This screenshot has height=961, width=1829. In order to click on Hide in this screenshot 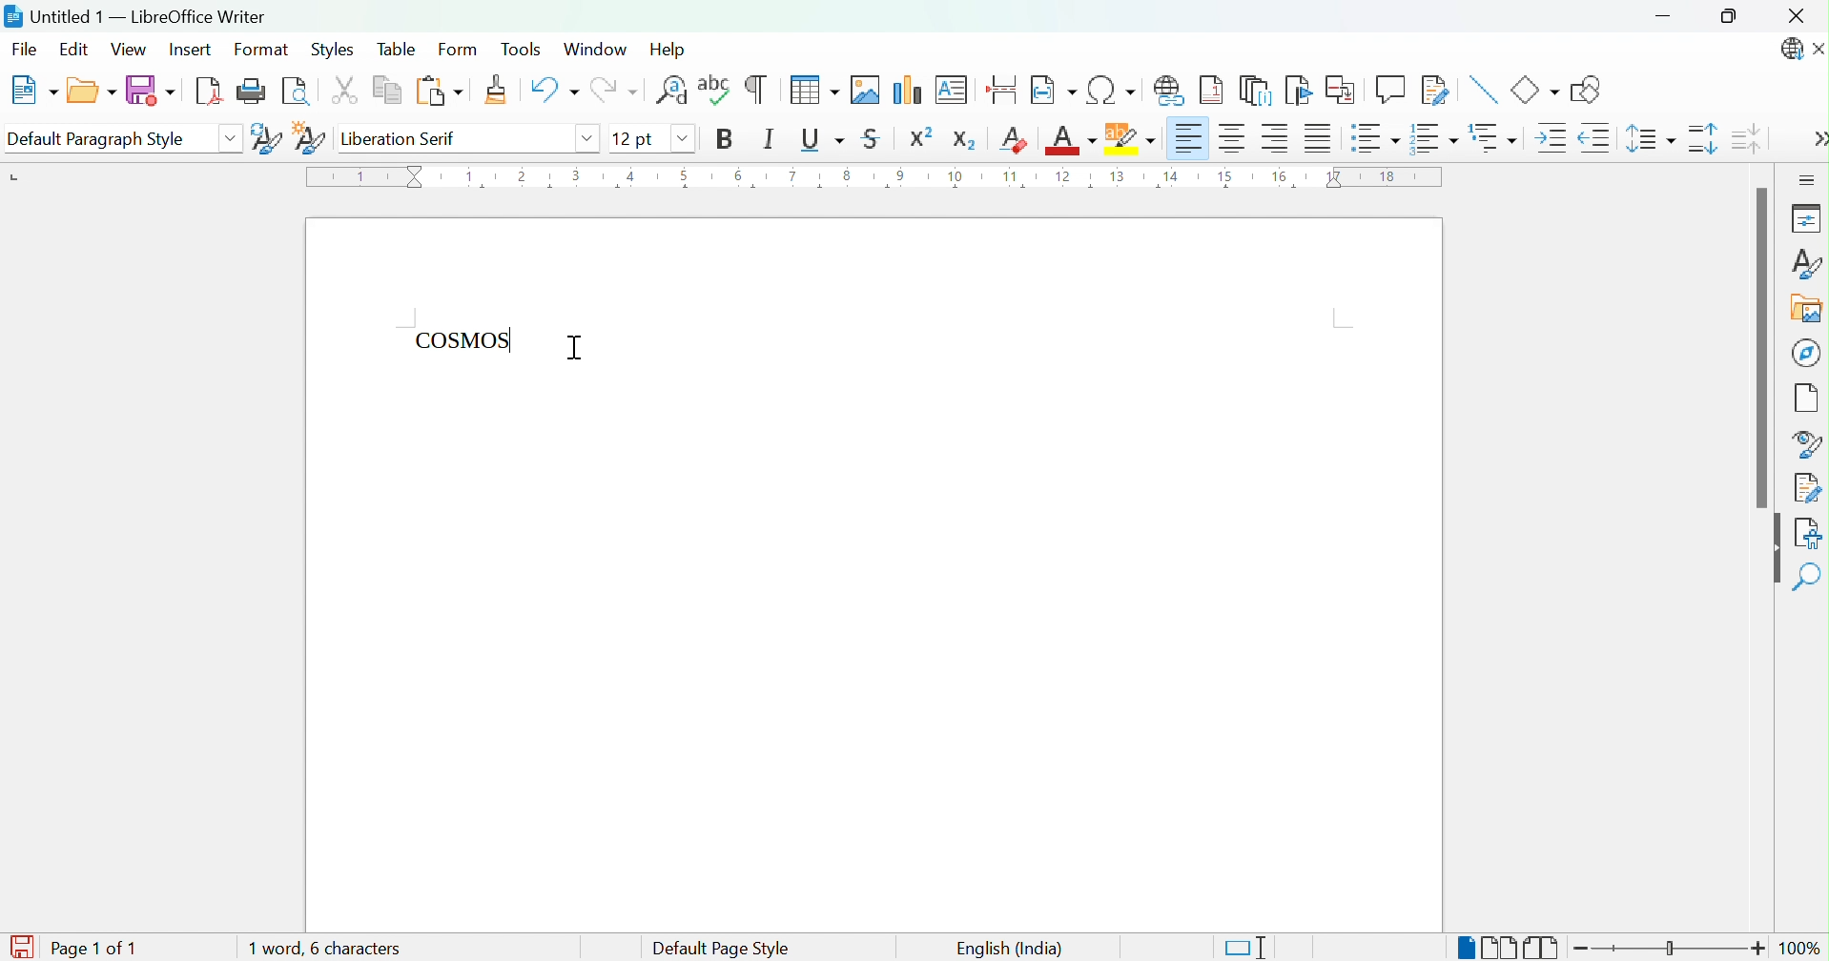, I will do `click(1771, 551)`.